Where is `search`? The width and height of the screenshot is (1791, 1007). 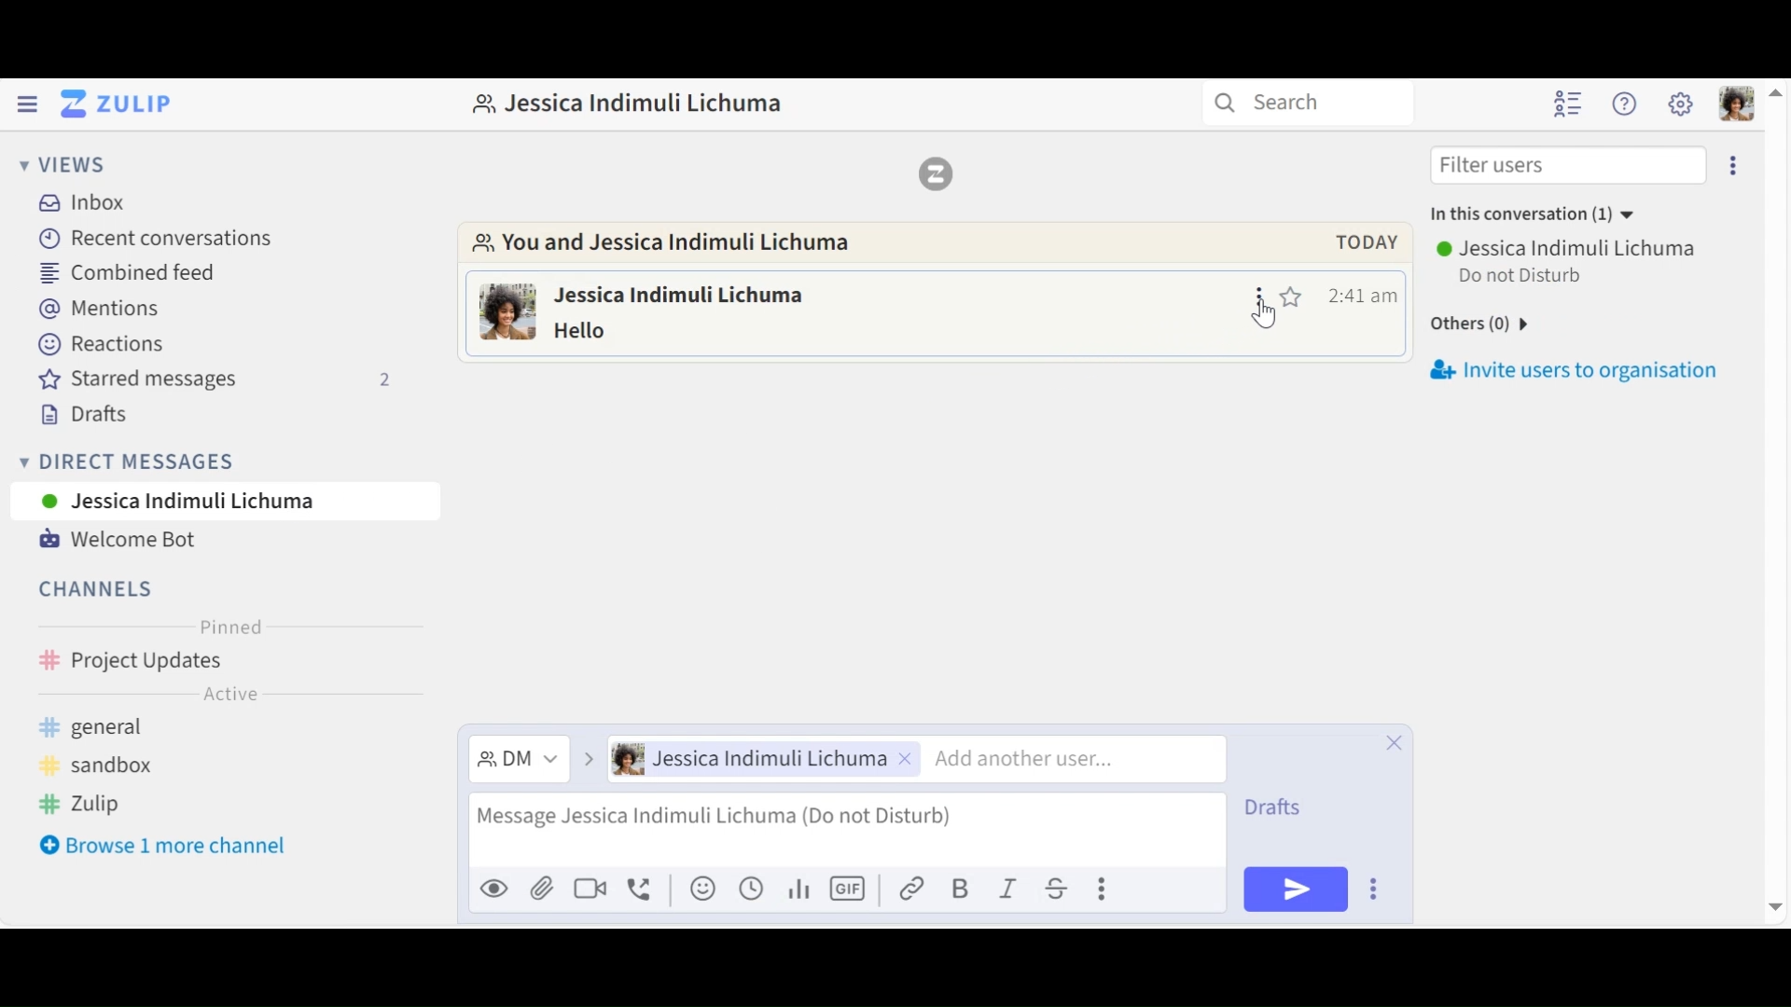
search is located at coordinates (1305, 103).